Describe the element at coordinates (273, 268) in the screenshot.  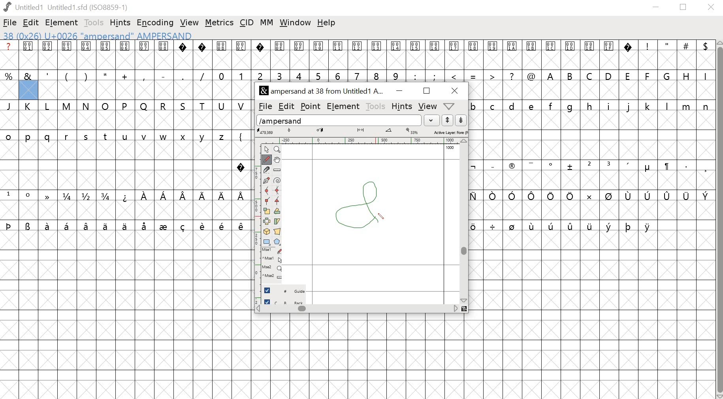
I see `Mse2` at that location.